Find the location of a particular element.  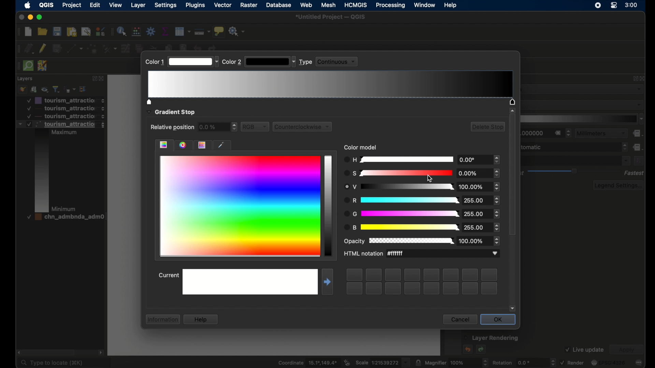

rendering quality slider is located at coordinates (575, 171).